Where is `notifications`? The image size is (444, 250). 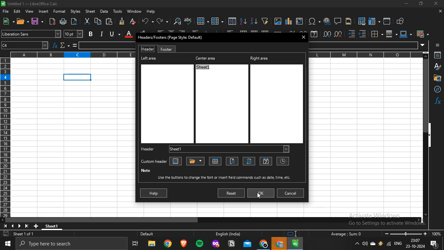 notifications is located at coordinates (435, 245).